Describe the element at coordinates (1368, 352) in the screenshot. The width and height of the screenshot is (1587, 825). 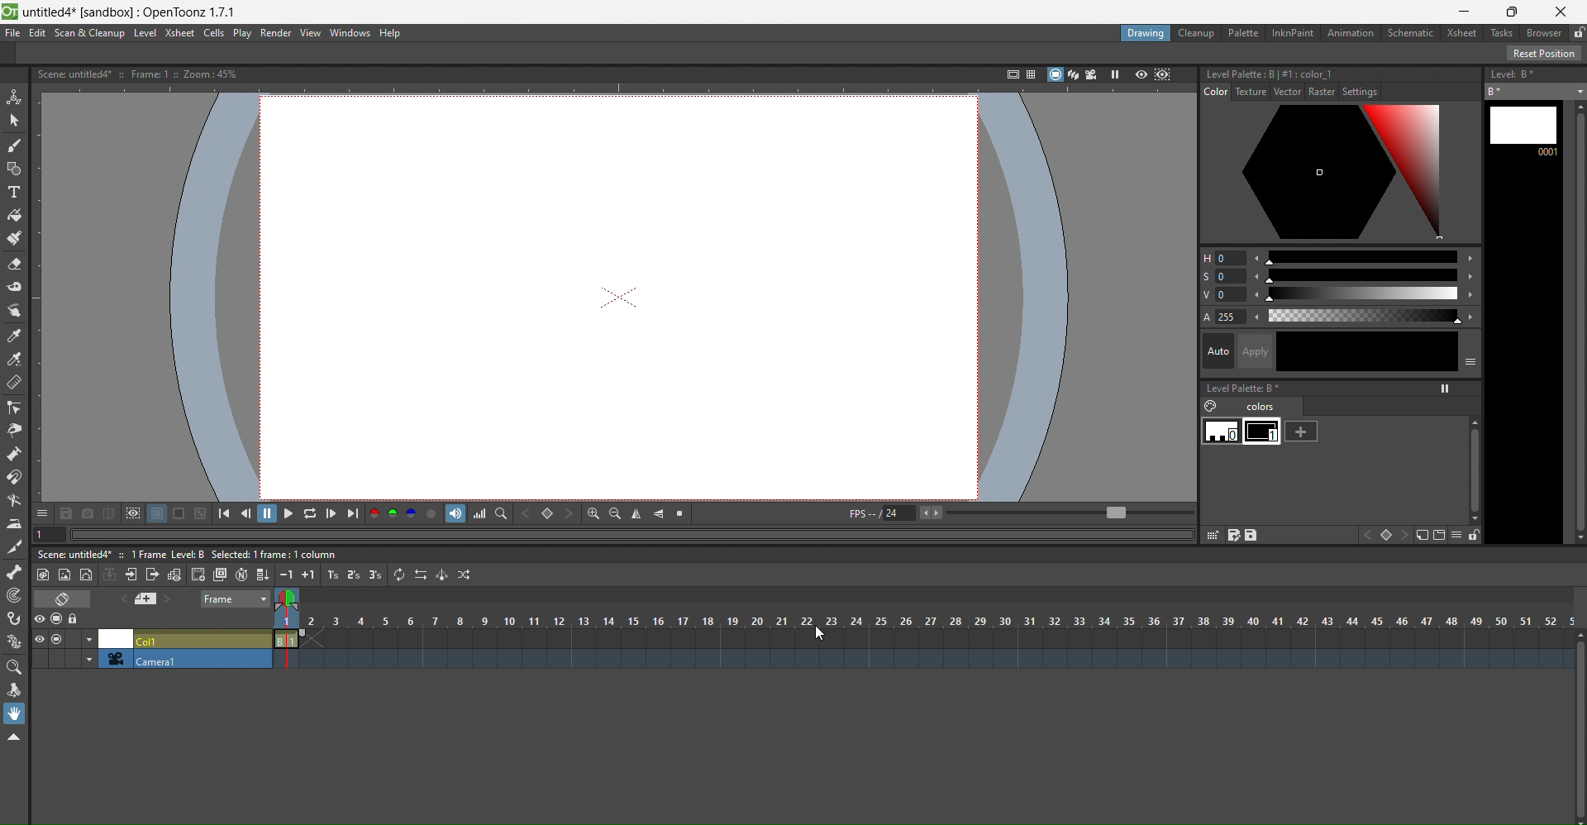
I see `auto` at that location.